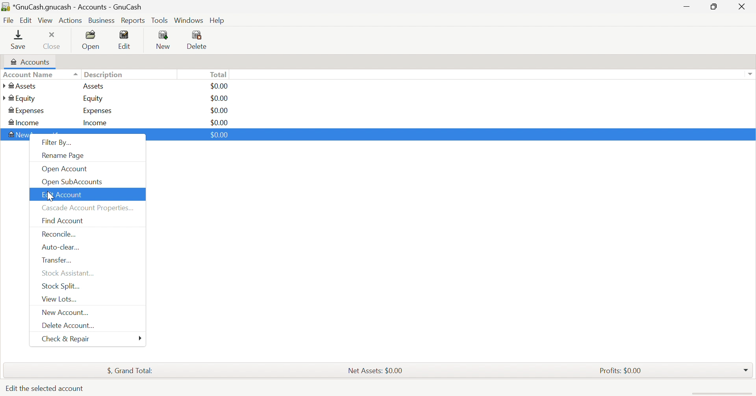  Describe the element at coordinates (715, 7) in the screenshot. I see `Restore Down` at that location.